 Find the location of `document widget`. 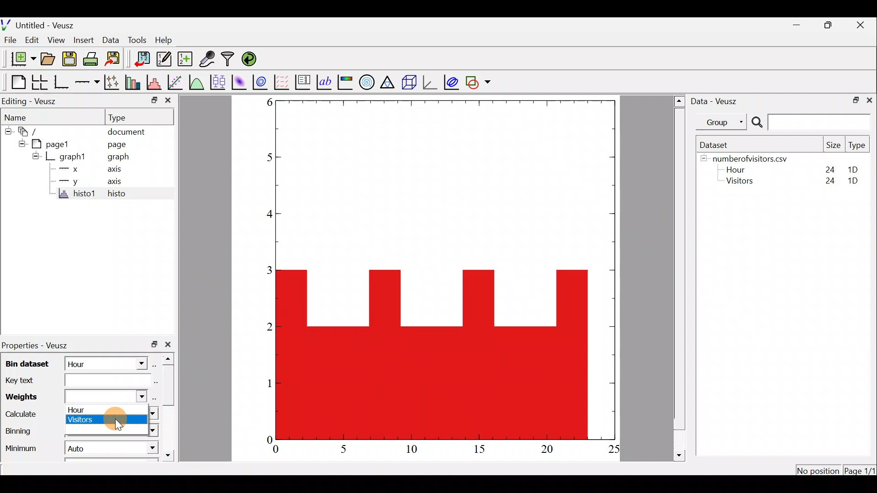

document widget is located at coordinates (30, 131).